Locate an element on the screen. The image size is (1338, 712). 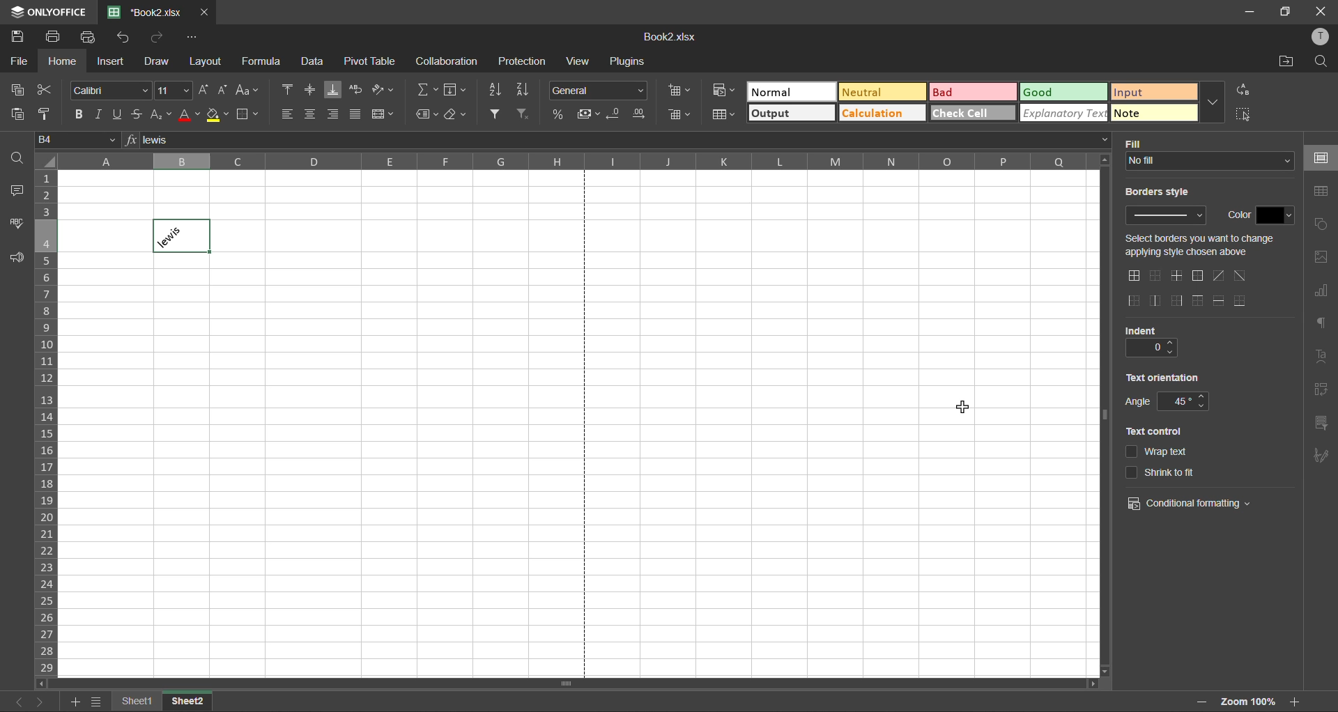
formula bar is located at coordinates (626, 142).